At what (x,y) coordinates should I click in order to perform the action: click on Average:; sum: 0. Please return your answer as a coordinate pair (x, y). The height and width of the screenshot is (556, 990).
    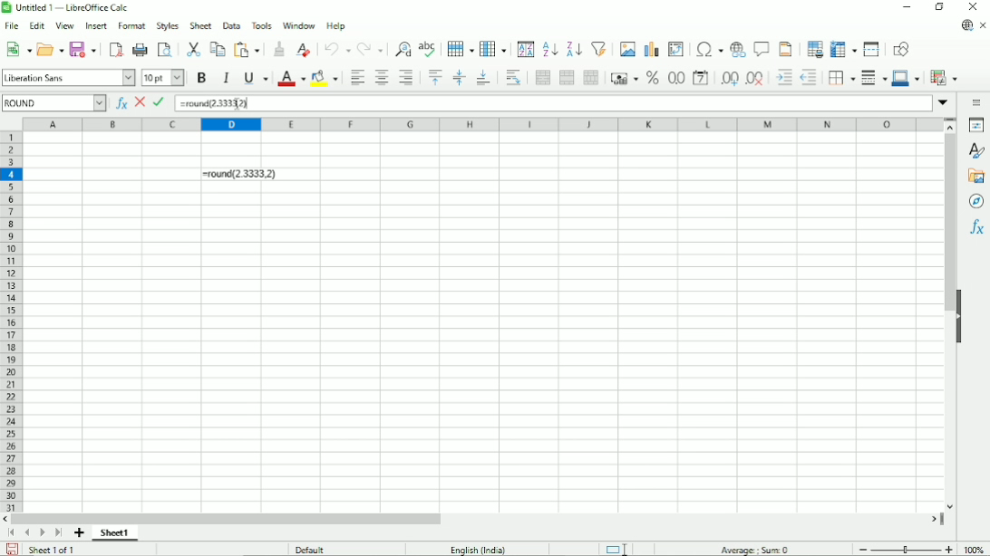
    Looking at the image, I should click on (754, 549).